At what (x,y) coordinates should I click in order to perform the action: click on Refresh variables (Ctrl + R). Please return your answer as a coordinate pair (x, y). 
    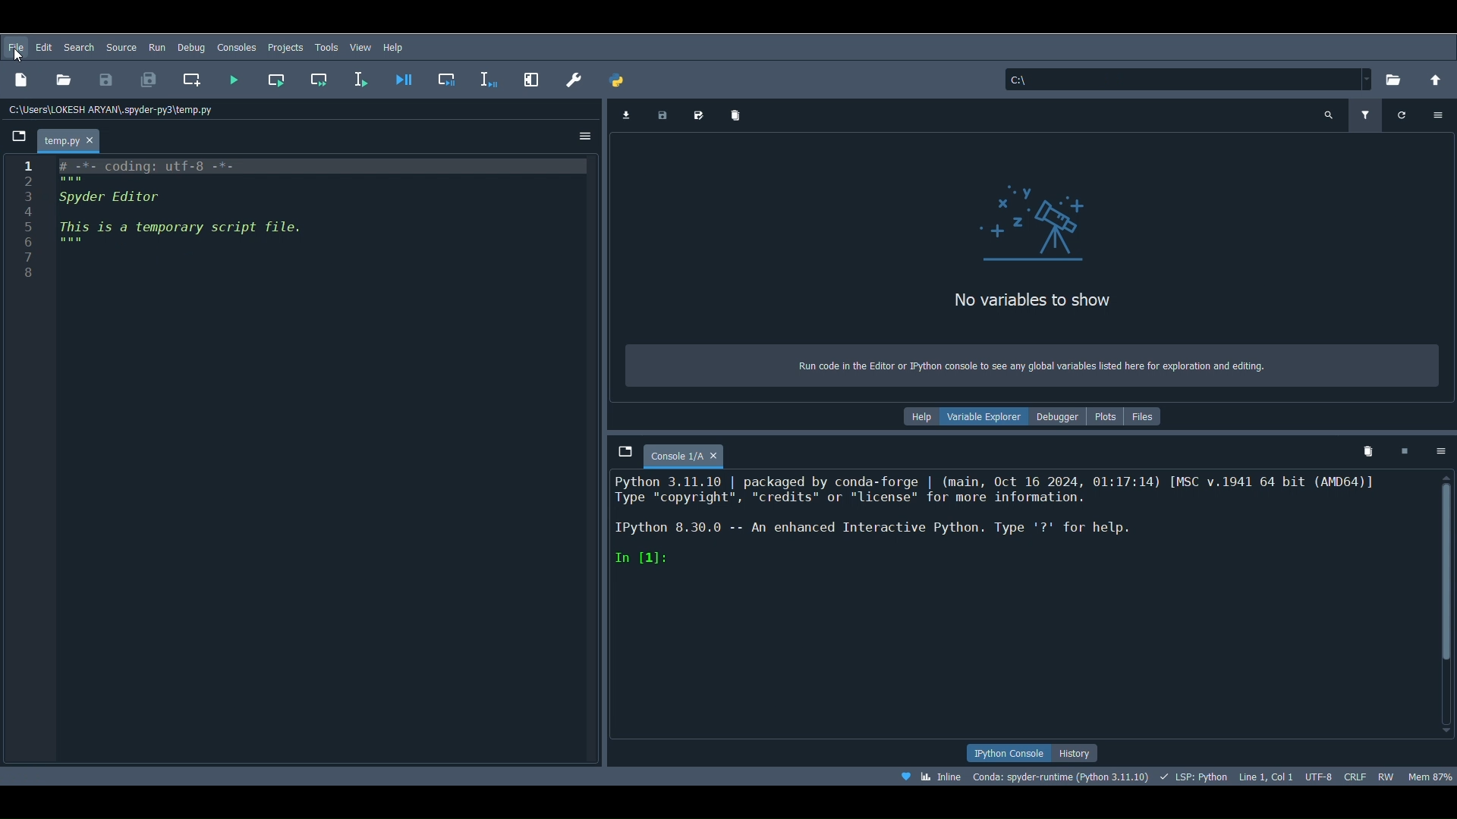
    Looking at the image, I should click on (1403, 114).